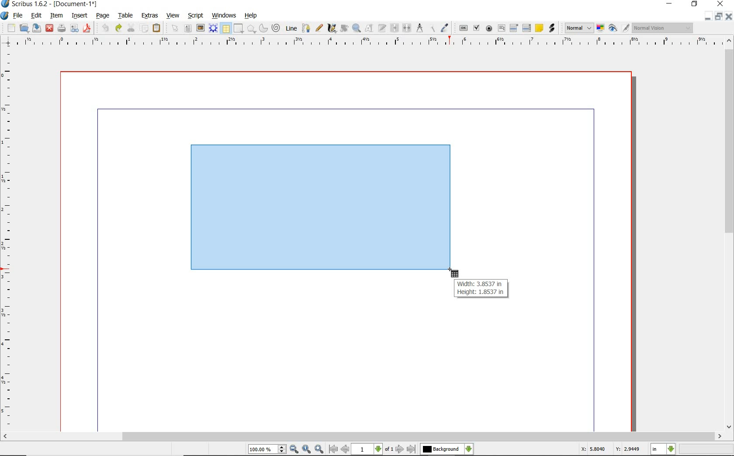 Image resolution: width=734 pixels, height=456 pixels. Describe the element at coordinates (35, 16) in the screenshot. I see `edit` at that location.